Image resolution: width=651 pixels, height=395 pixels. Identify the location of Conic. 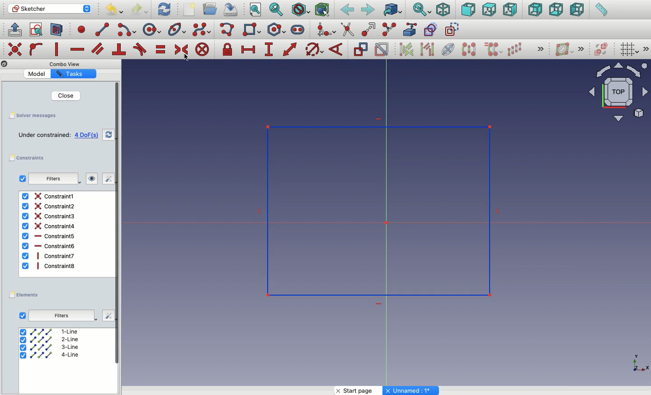
(178, 30).